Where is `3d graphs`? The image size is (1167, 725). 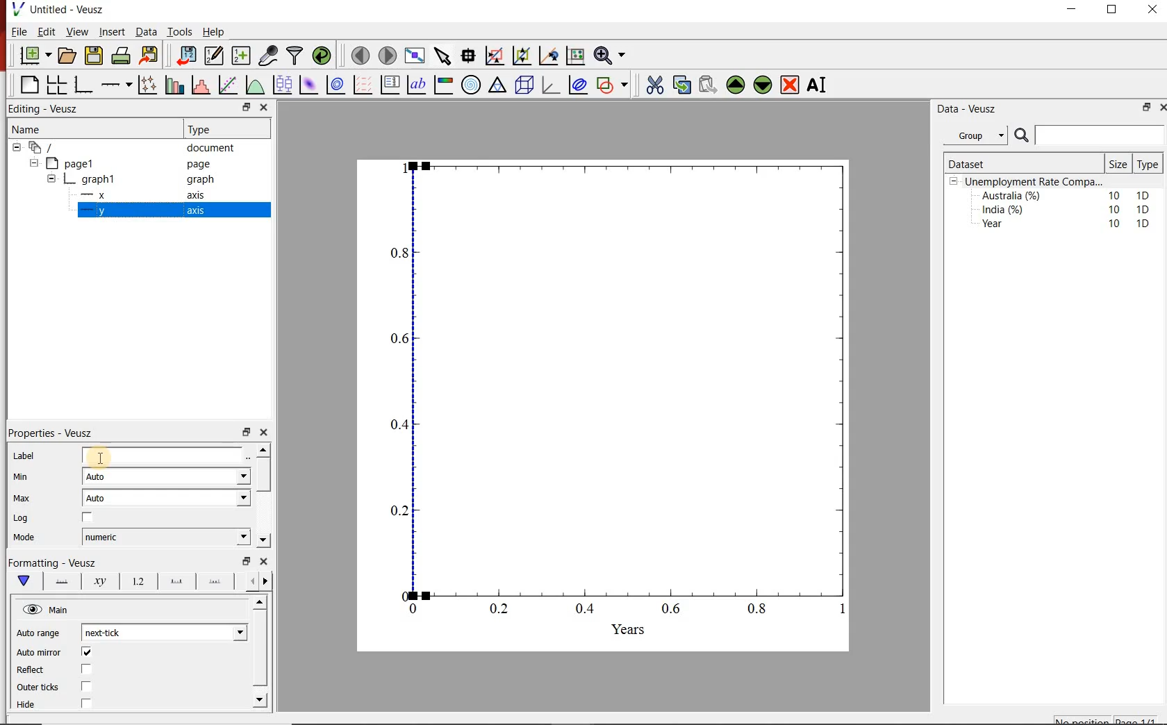
3d graphs is located at coordinates (550, 85).